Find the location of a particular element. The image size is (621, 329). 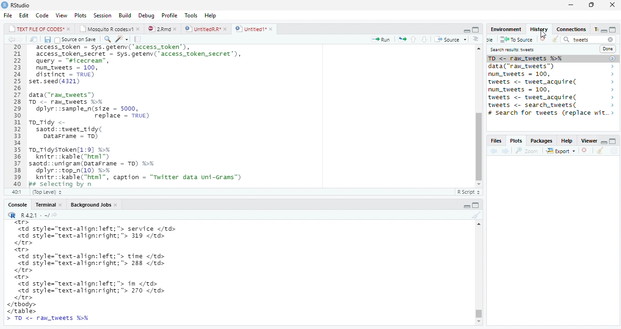

Build is located at coordinates (124, 15).